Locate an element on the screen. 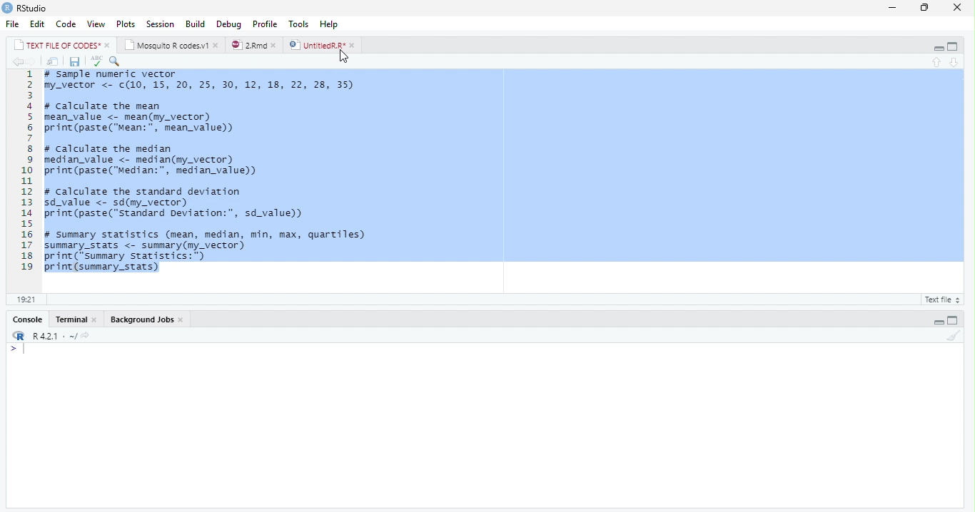  TEXT FILE OF CODES is located at coordinates (59, 46).